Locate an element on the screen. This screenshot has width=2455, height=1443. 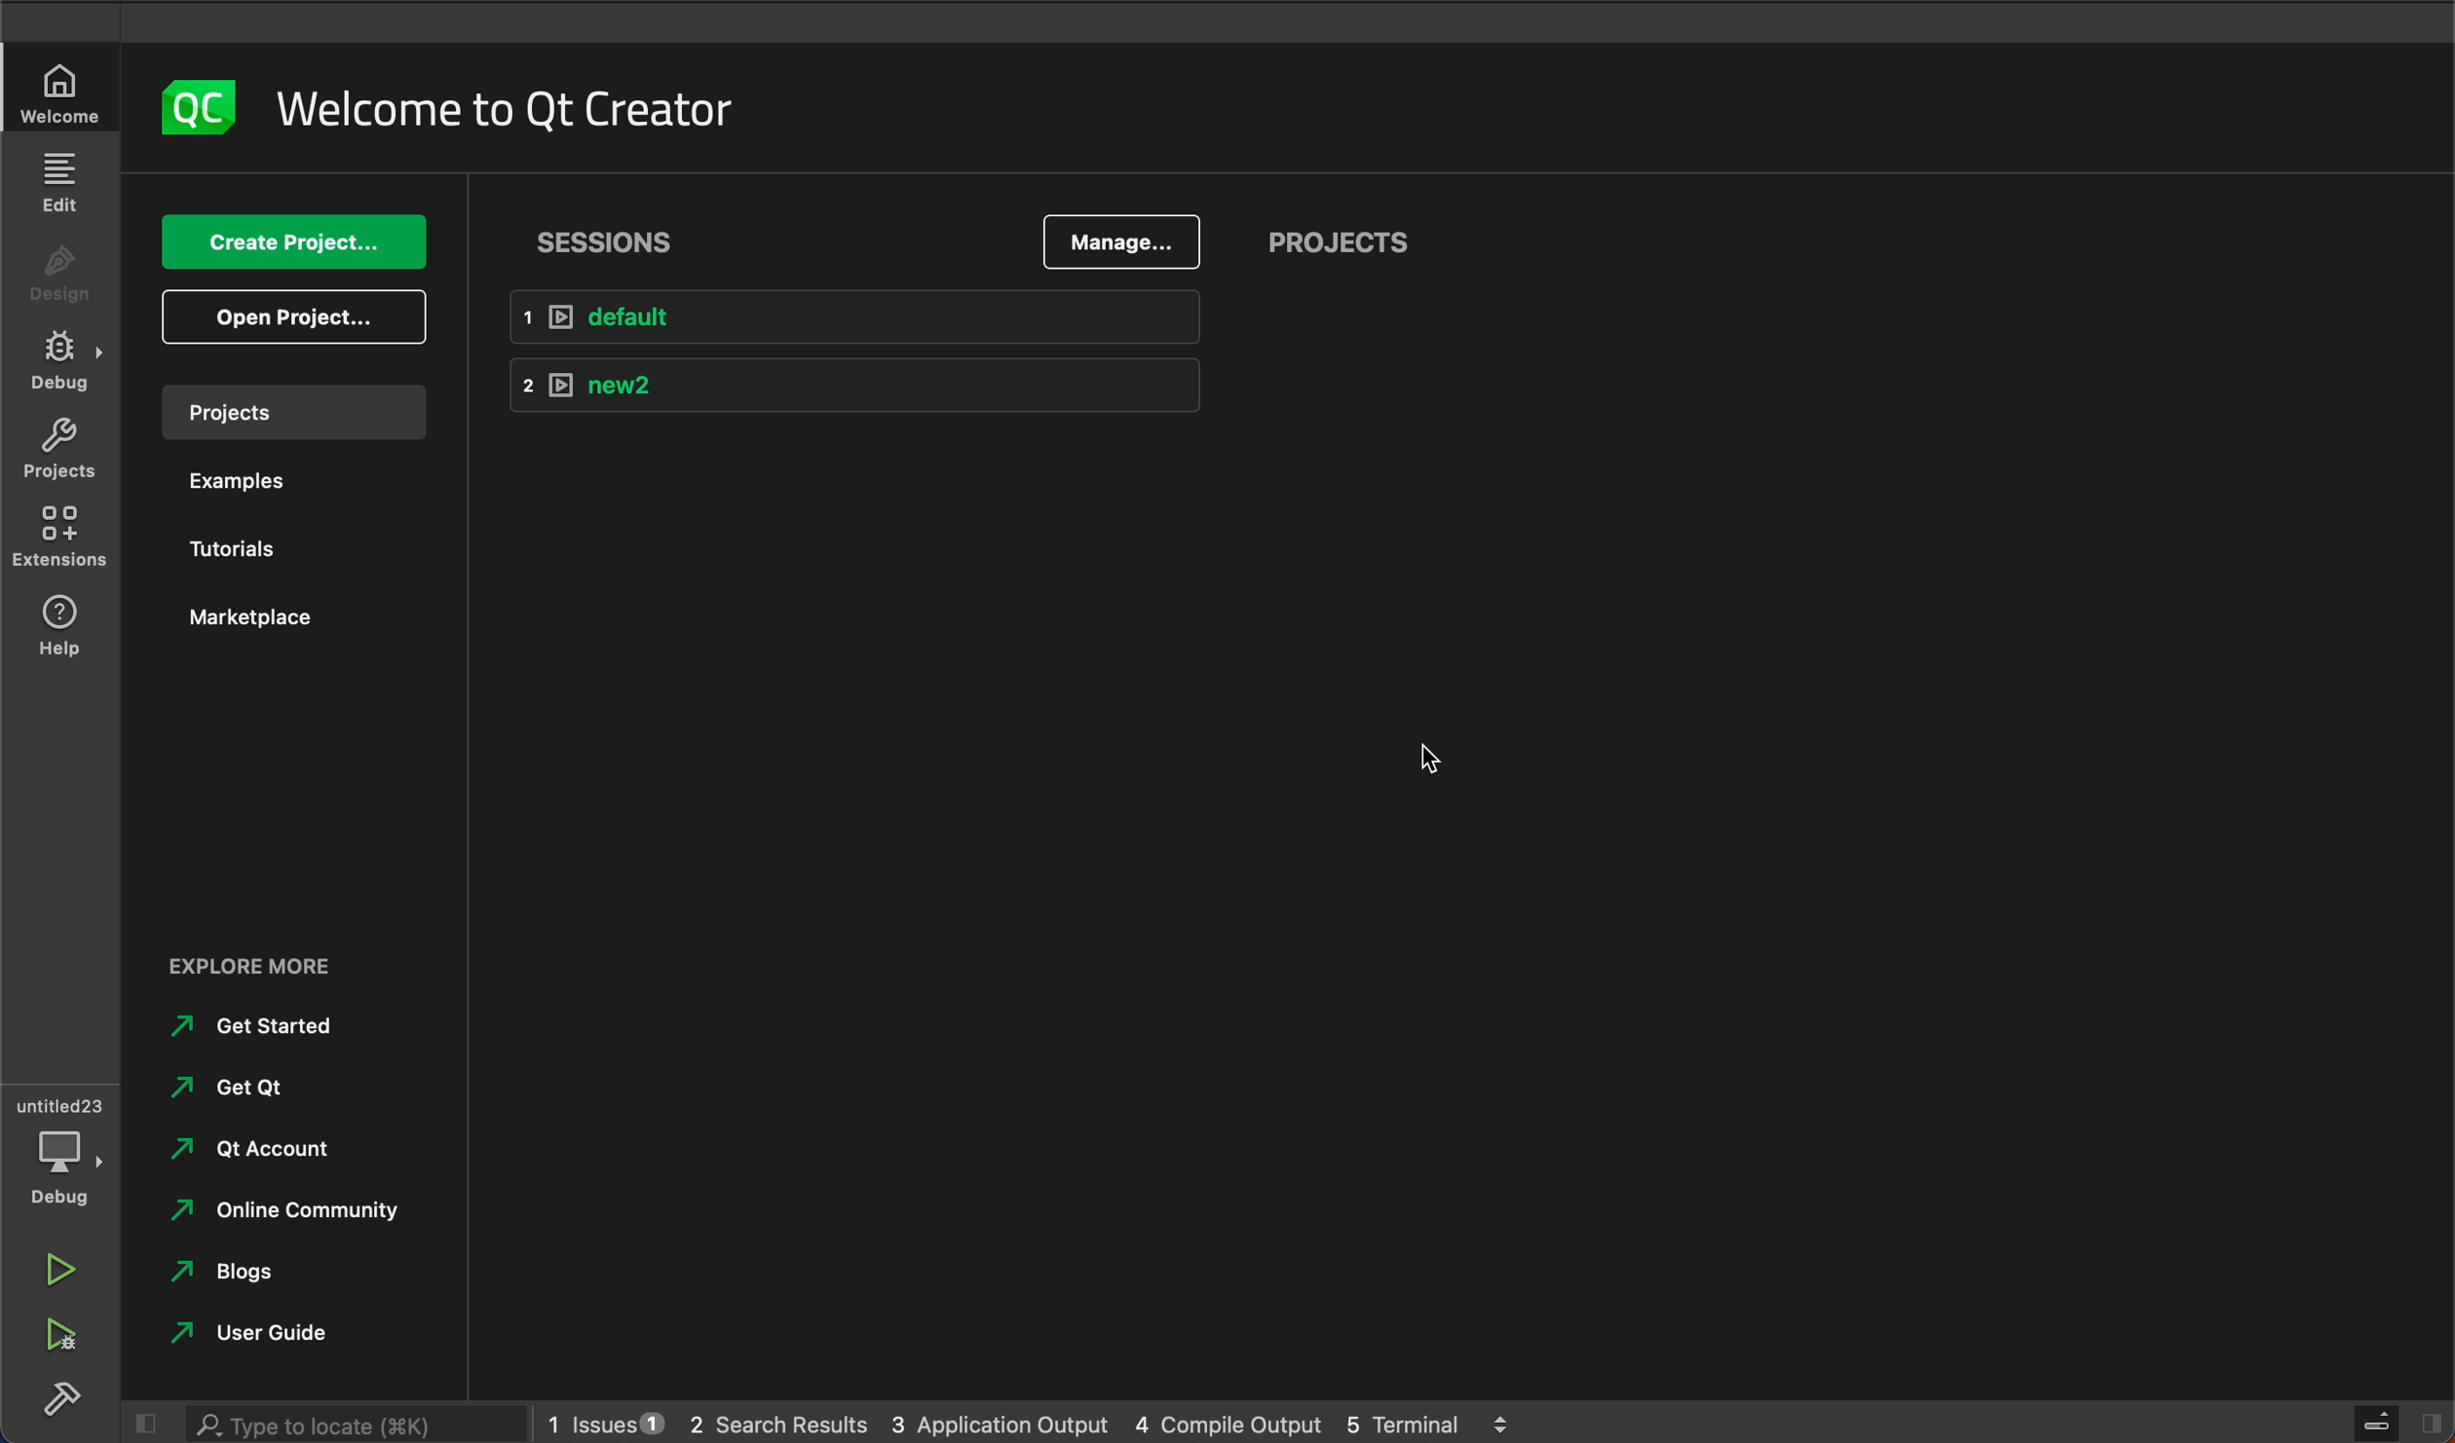
open is located at coordinates (296, 316).